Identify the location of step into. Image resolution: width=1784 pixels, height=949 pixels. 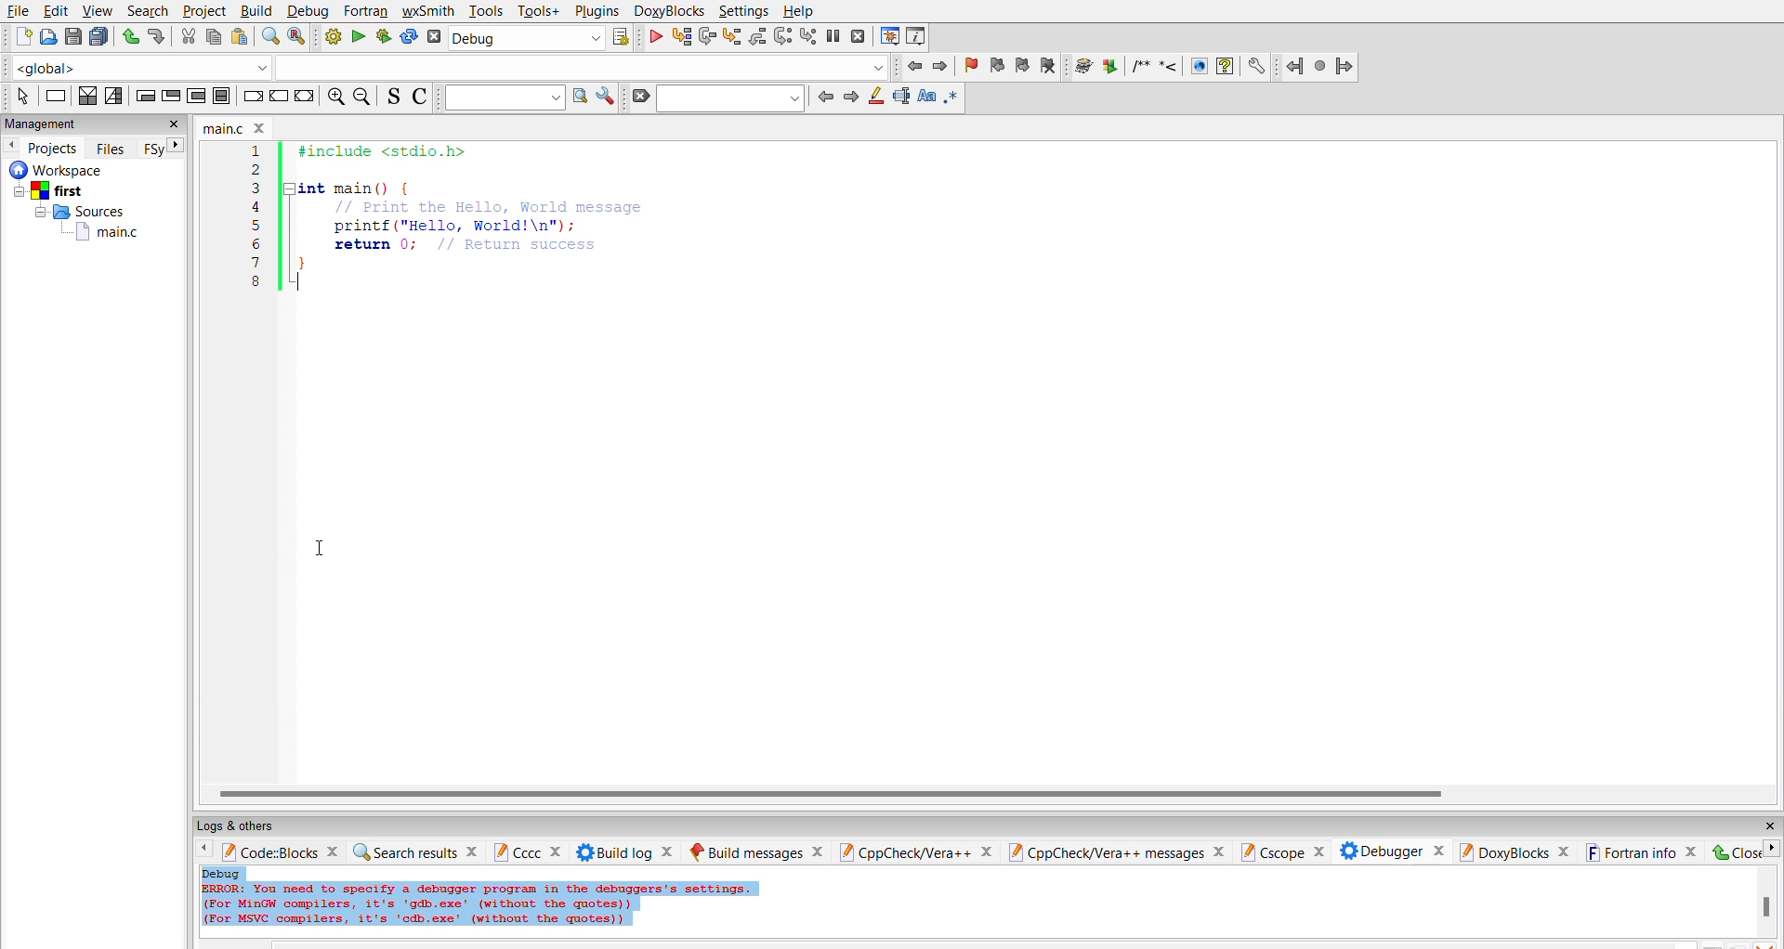
(736, 37).